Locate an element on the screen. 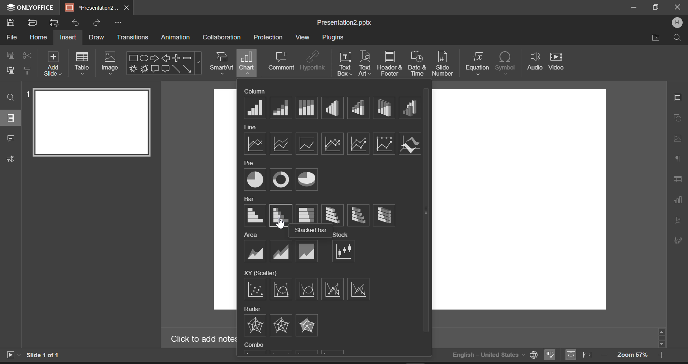 The image size is (688, 364). Undo is located at coordinates (76, 21).